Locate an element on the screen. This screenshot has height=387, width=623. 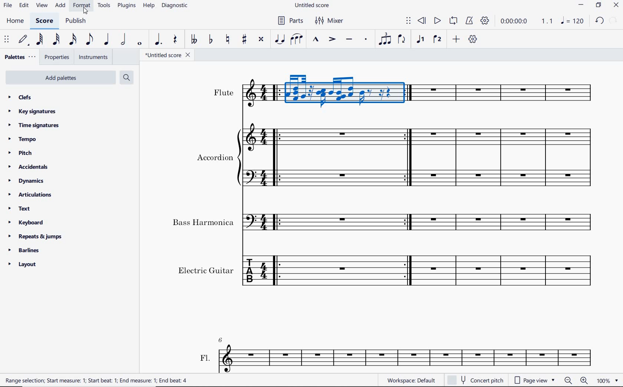
rest is located at coordinates (177, 40).